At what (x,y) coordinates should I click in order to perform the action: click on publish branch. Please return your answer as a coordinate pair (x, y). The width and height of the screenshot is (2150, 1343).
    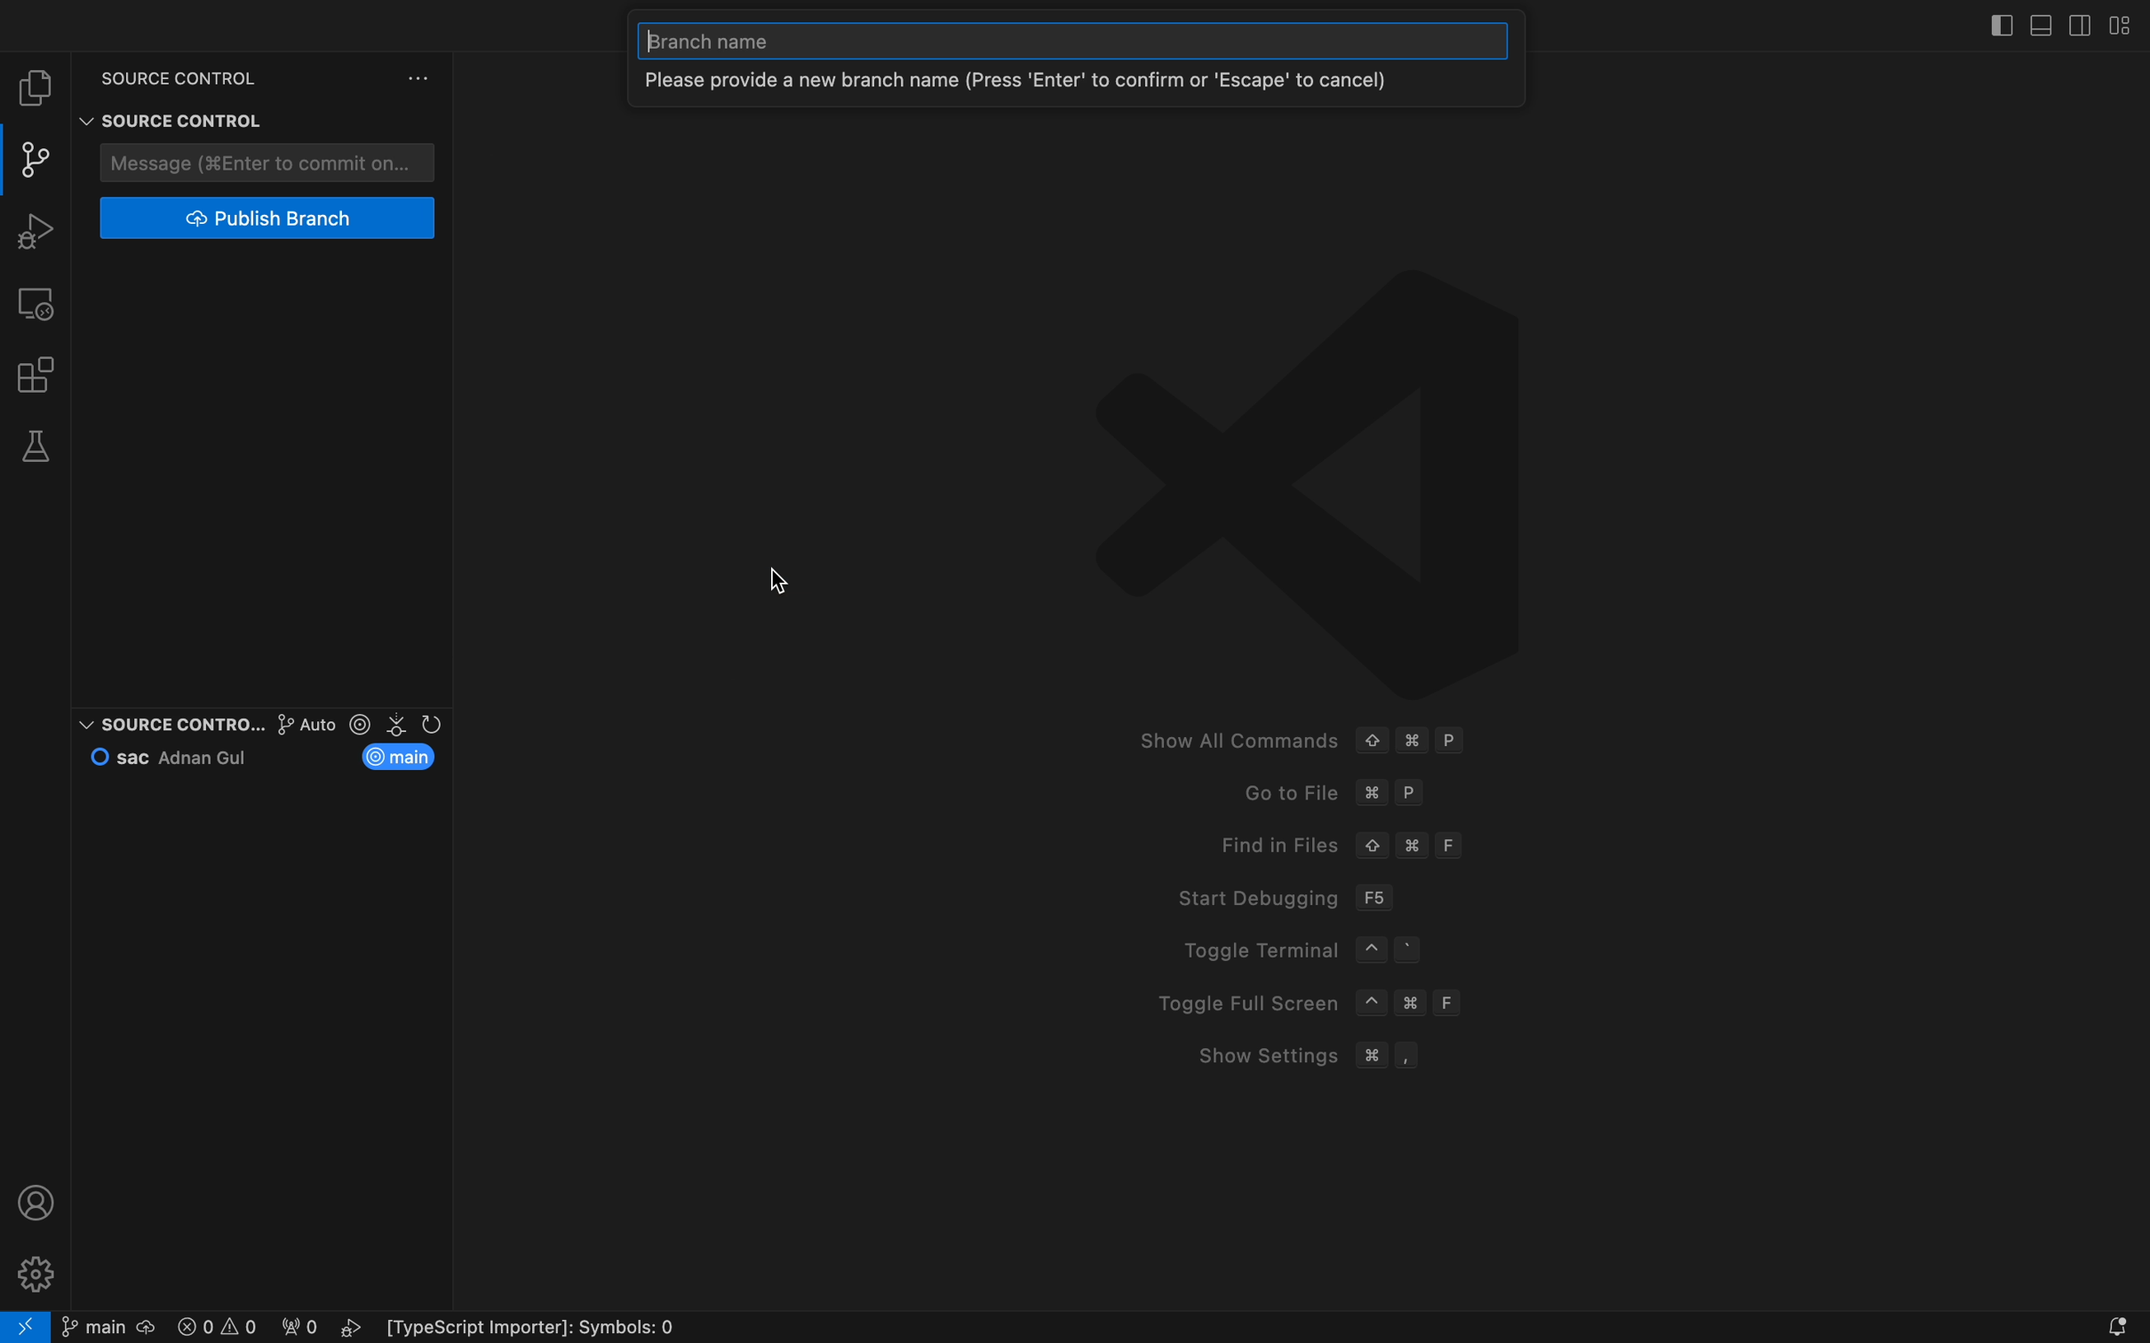
    Looking at the image, I should click on (265, 219).